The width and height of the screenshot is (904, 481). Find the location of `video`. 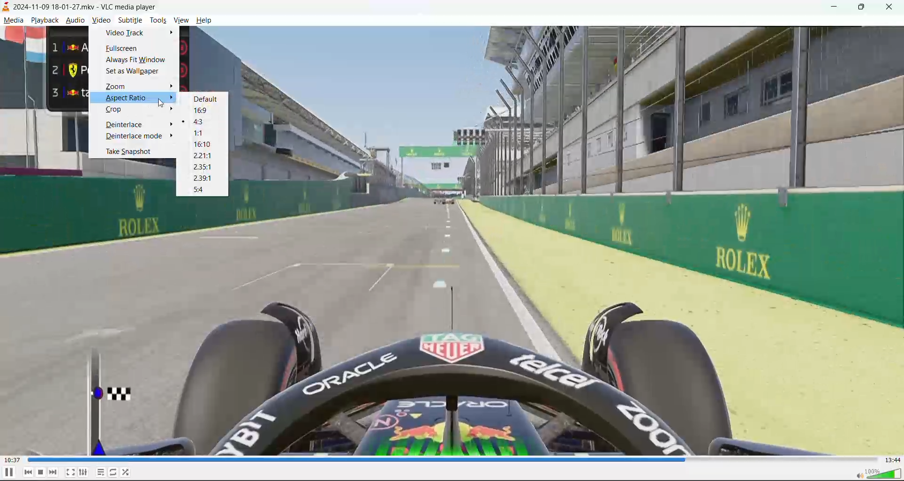

video is located at coordinates (101, 21).